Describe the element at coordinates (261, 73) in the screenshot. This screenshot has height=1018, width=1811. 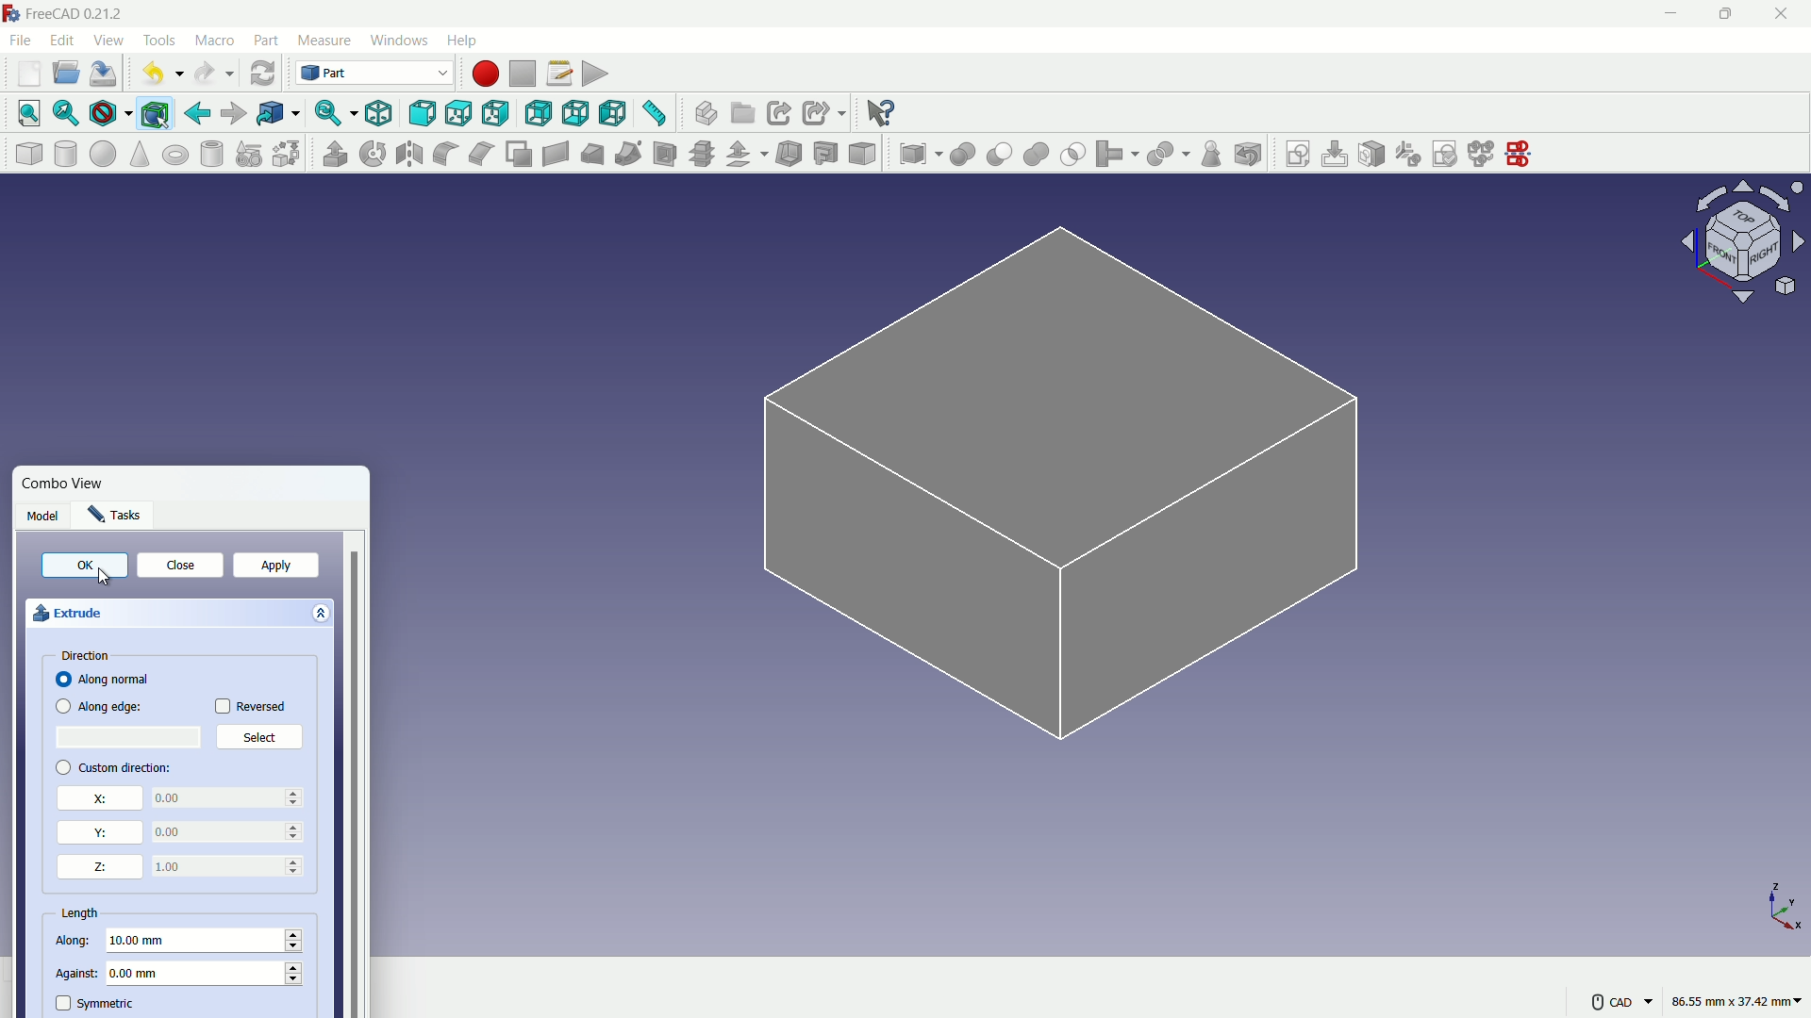
I see `refresh` at that location.